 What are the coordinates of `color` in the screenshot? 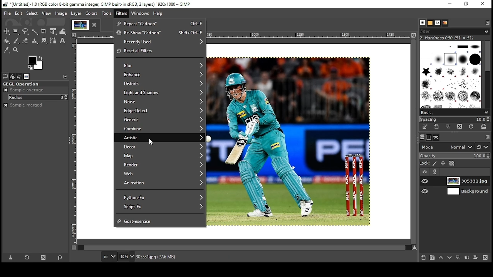 It's located at (35, 63).